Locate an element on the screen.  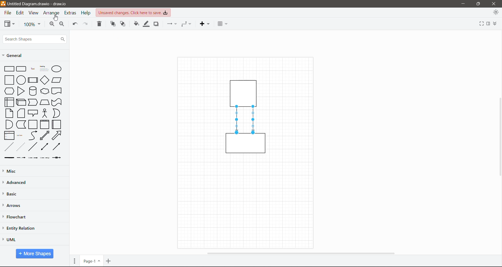
Or is located at coordinates (56, 113).